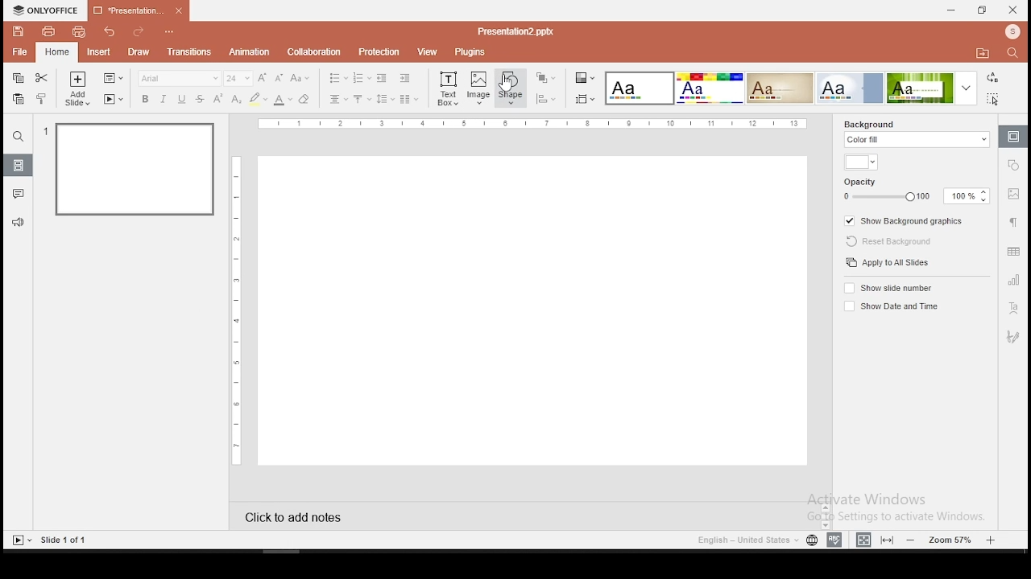 Image resolution: width=1031 pixels, height=579 pixels. I want to click on slide 1, so click(137, 171).